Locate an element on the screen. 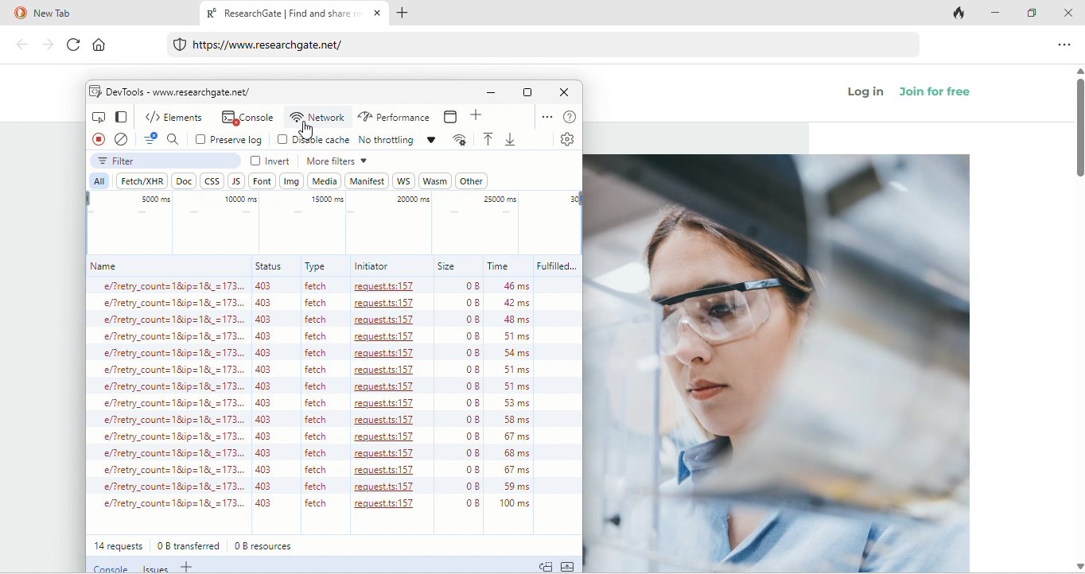 Image resolution: width=1085 pixels, height=574 pixels. clear is located at coordinates (121, 139).